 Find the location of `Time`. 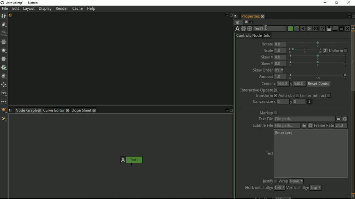

Time is located at coordinates (4, 33).